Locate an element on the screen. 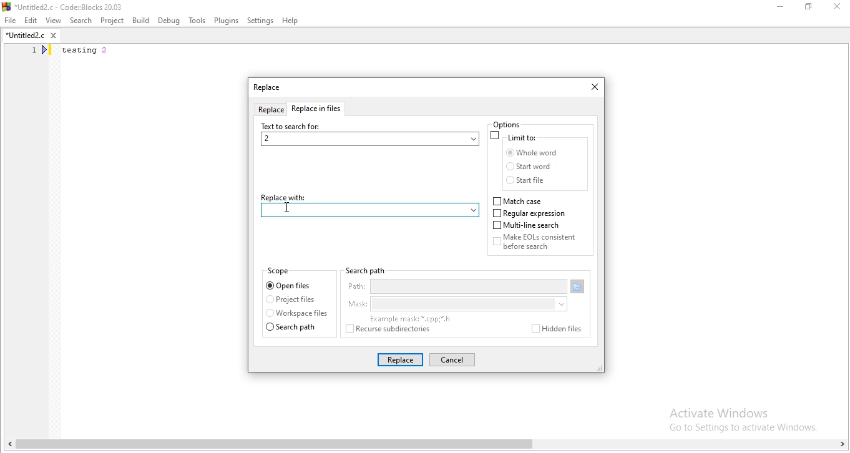 Image resolution: width=850 pixels, height=453 pixels. text to search for is located at coordinates (291, 126).